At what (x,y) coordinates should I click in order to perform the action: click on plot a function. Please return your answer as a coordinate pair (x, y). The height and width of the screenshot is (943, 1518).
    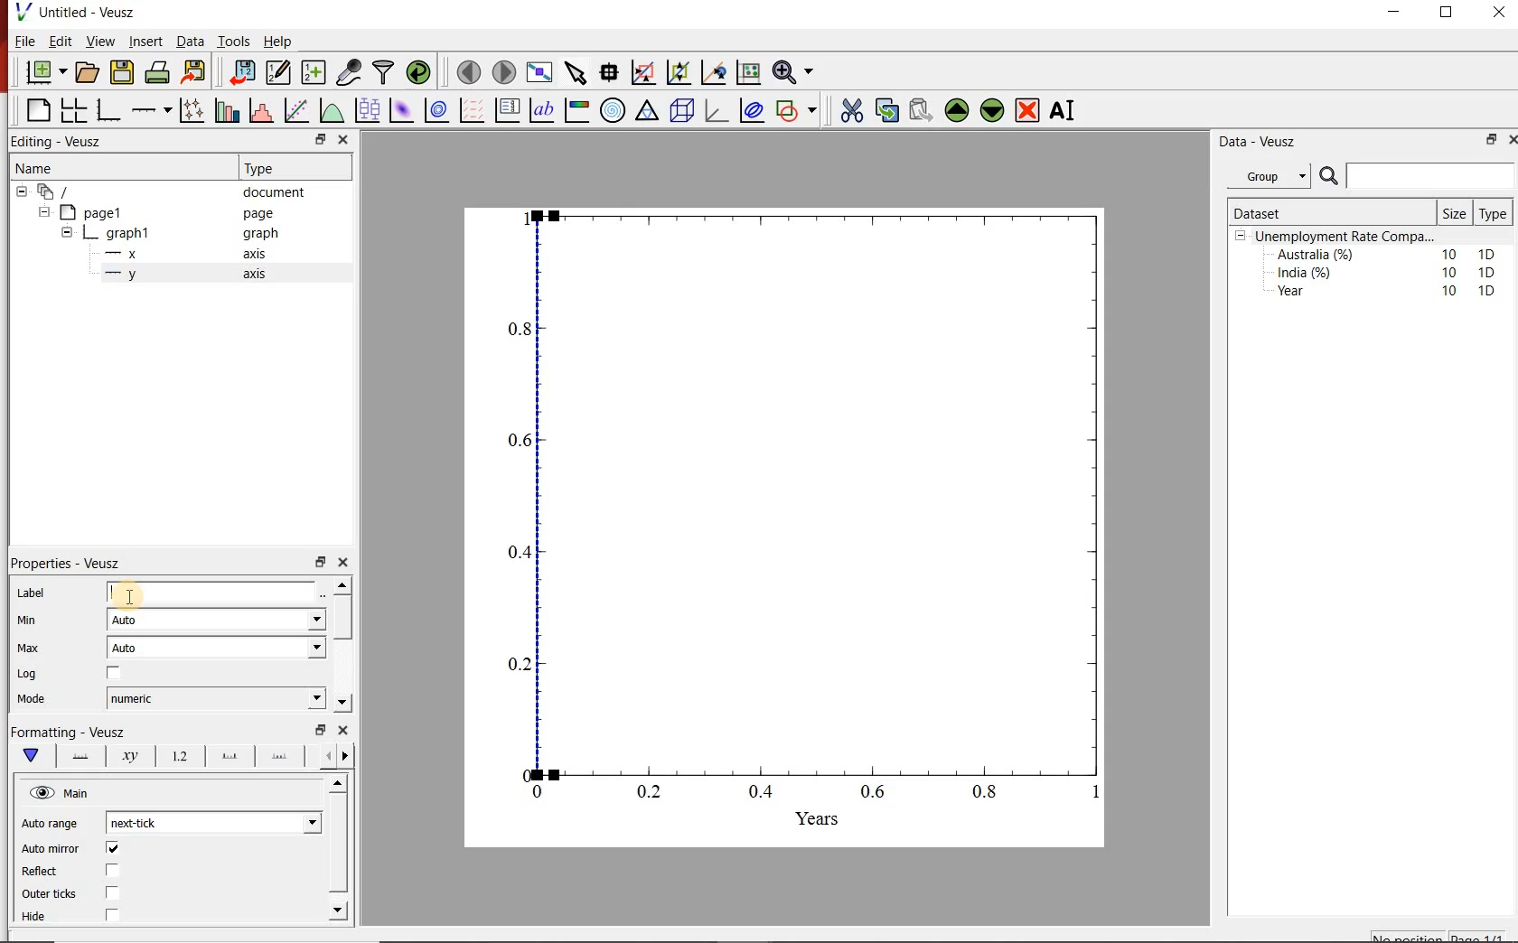
    Looking at the image, I should click on (332, 110).